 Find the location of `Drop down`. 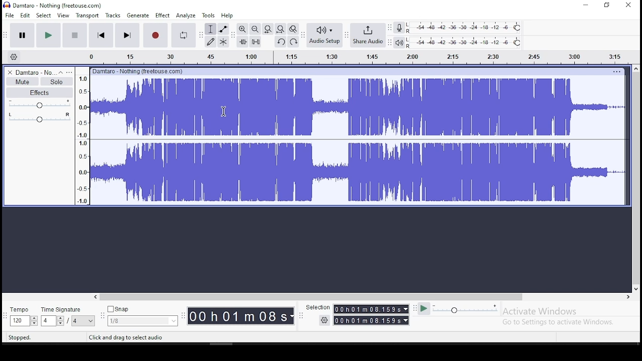

Drop down is located at coordinates (34, 321).